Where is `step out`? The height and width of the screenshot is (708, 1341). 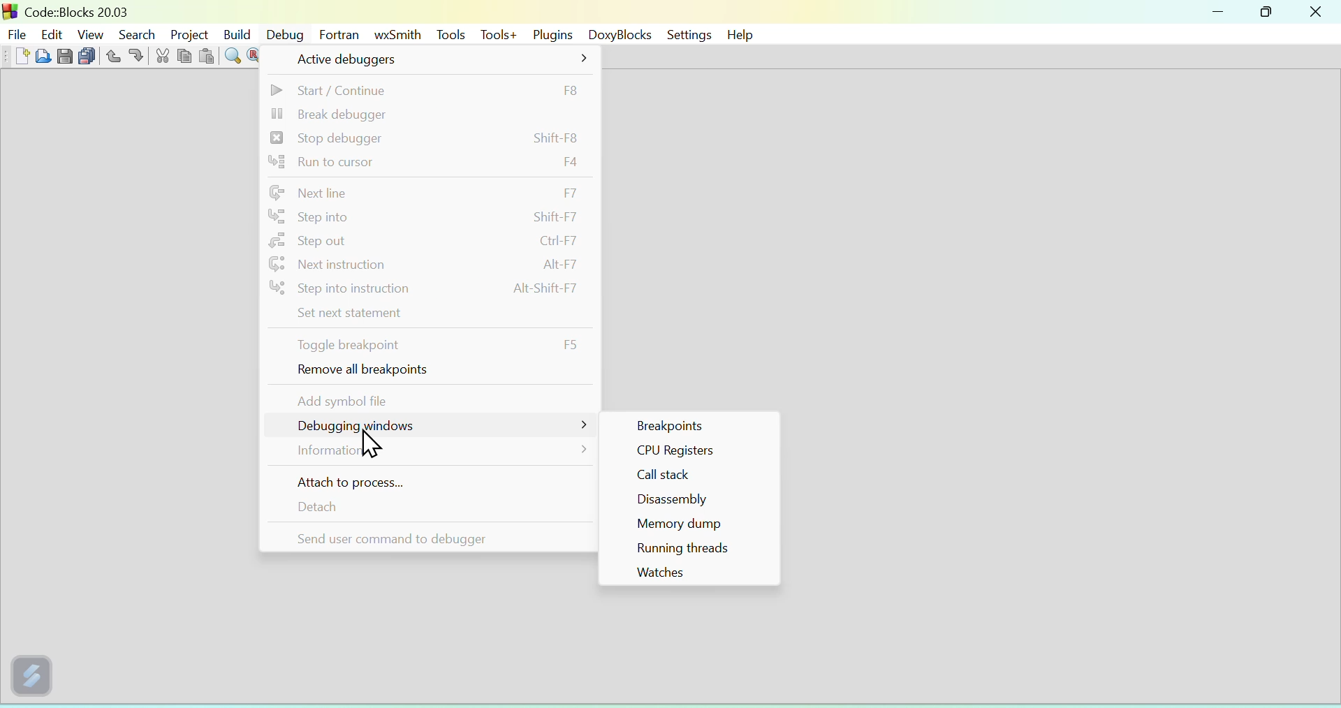 step out is located at coordinates (426, 242).